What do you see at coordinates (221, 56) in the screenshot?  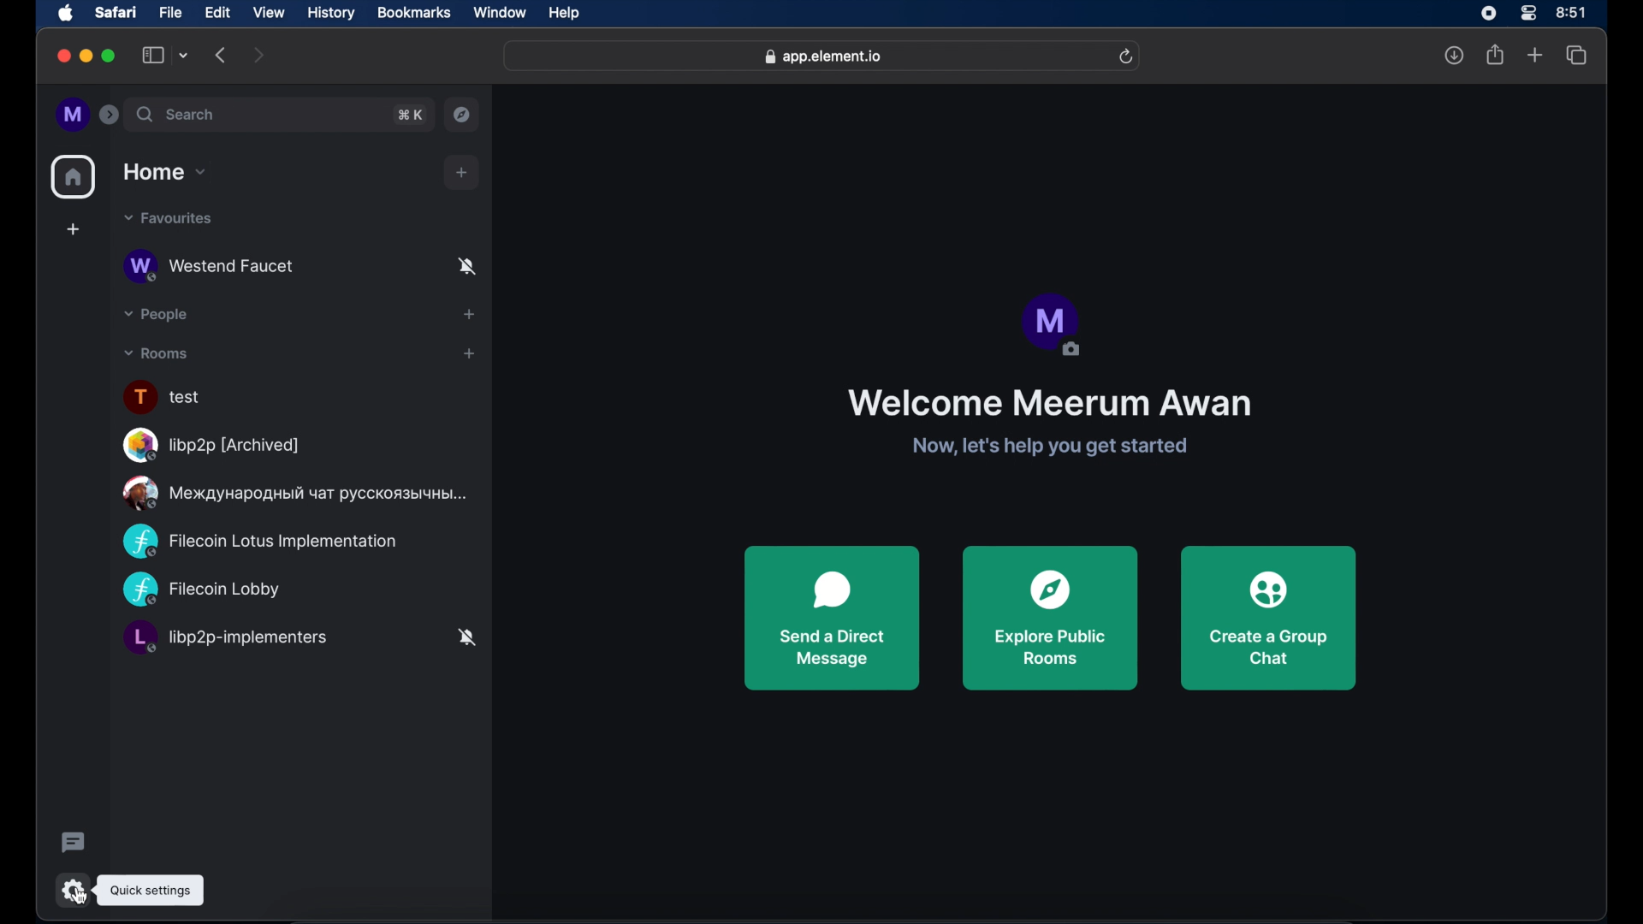 I see `backward` at bounding box center [221, 56].